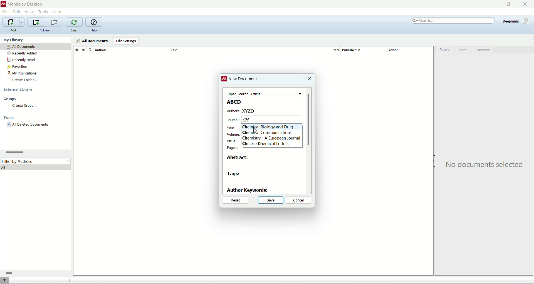 The height and width of the screenshot is (284, 534). What do you see at coordinates (13, 22) in the screenshot?
I see `import` at bounding box center [13, 22].